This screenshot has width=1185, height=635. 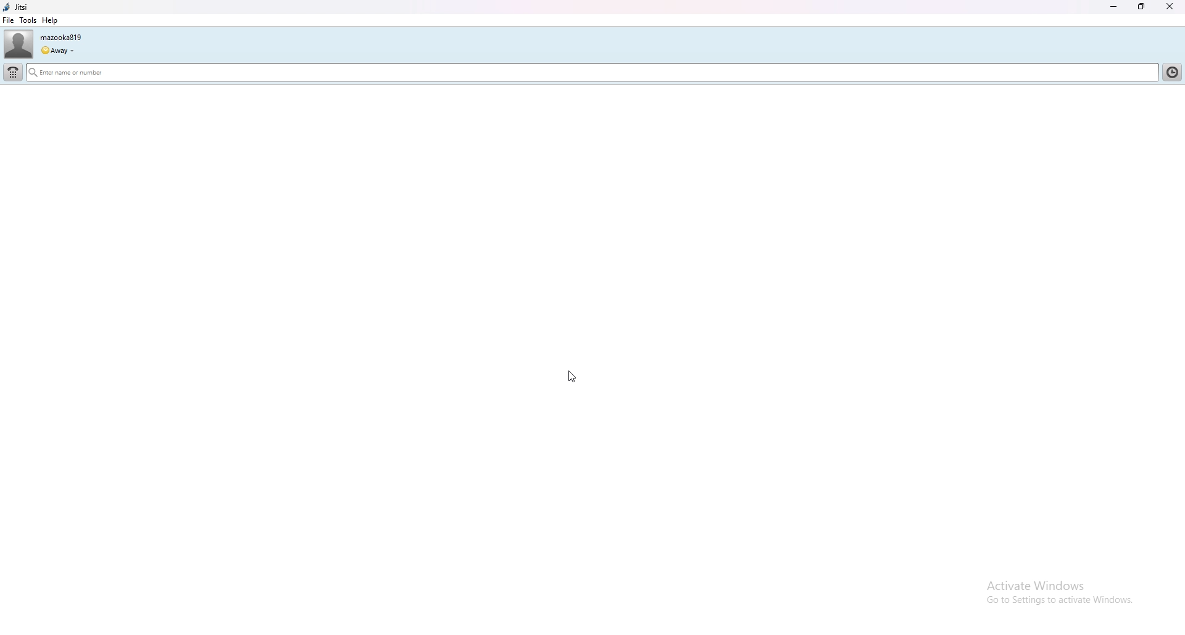 What do you see at coordinates (15, 7) in the screenshot?
I see `jitsi` at bounding box center [15, 7].